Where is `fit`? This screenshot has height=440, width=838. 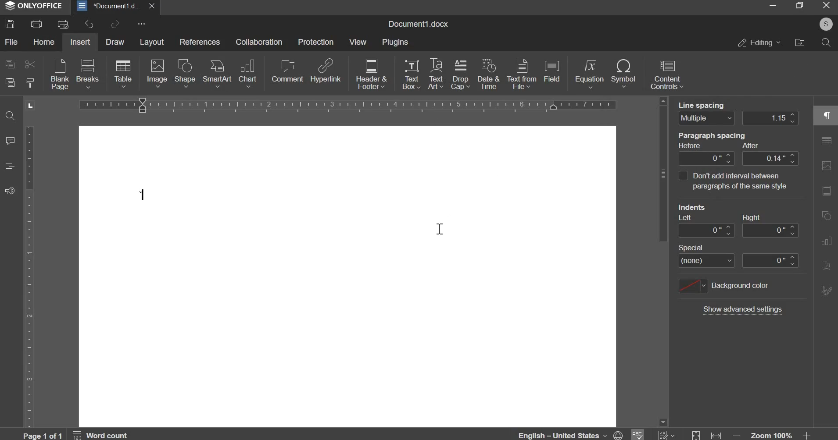
fit is located at coordinates (705, 434).